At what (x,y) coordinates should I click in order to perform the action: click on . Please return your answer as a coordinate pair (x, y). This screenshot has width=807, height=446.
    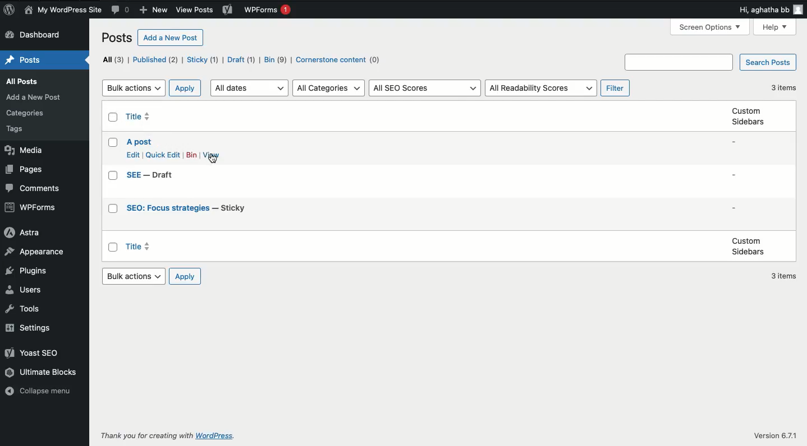
    Looking at the image, I should click on (775, 27).